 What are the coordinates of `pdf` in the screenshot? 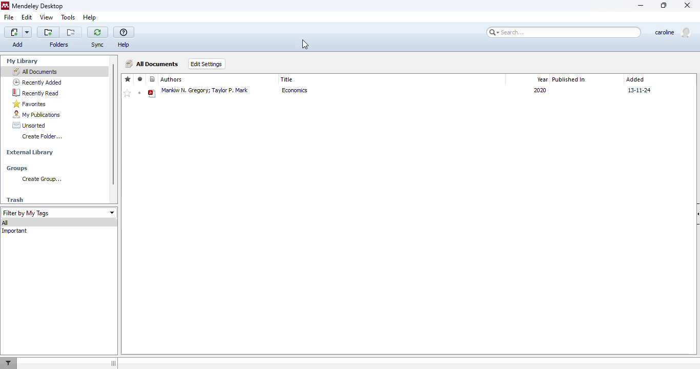 It's located at (152, 94).